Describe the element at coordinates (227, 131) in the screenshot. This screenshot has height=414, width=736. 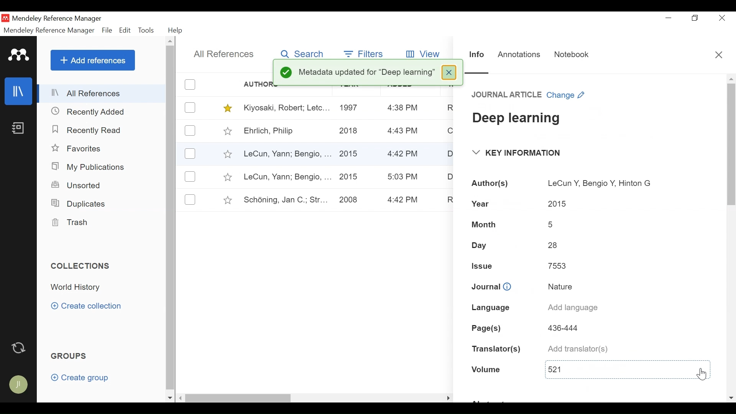
I see `Toggle Favorites` at that location.